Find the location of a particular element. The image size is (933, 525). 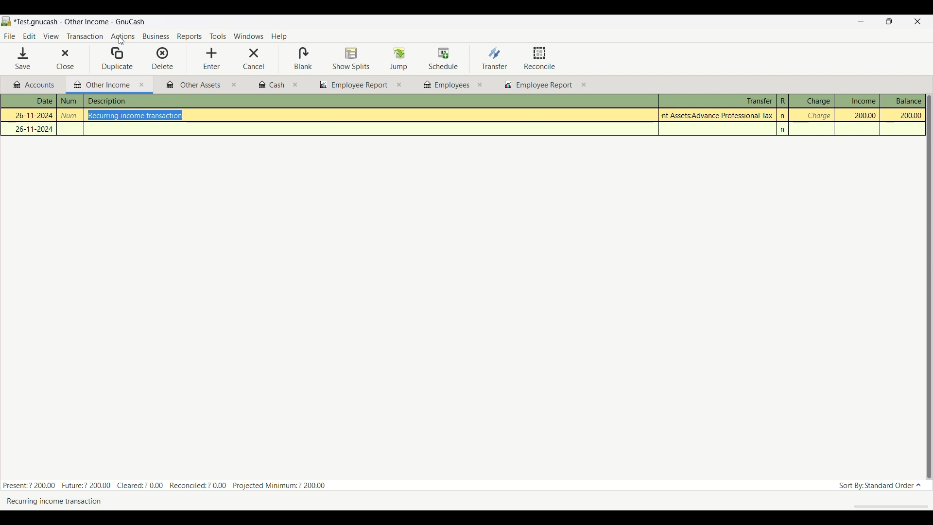

Windows menu is located at coordinates (248, 36).